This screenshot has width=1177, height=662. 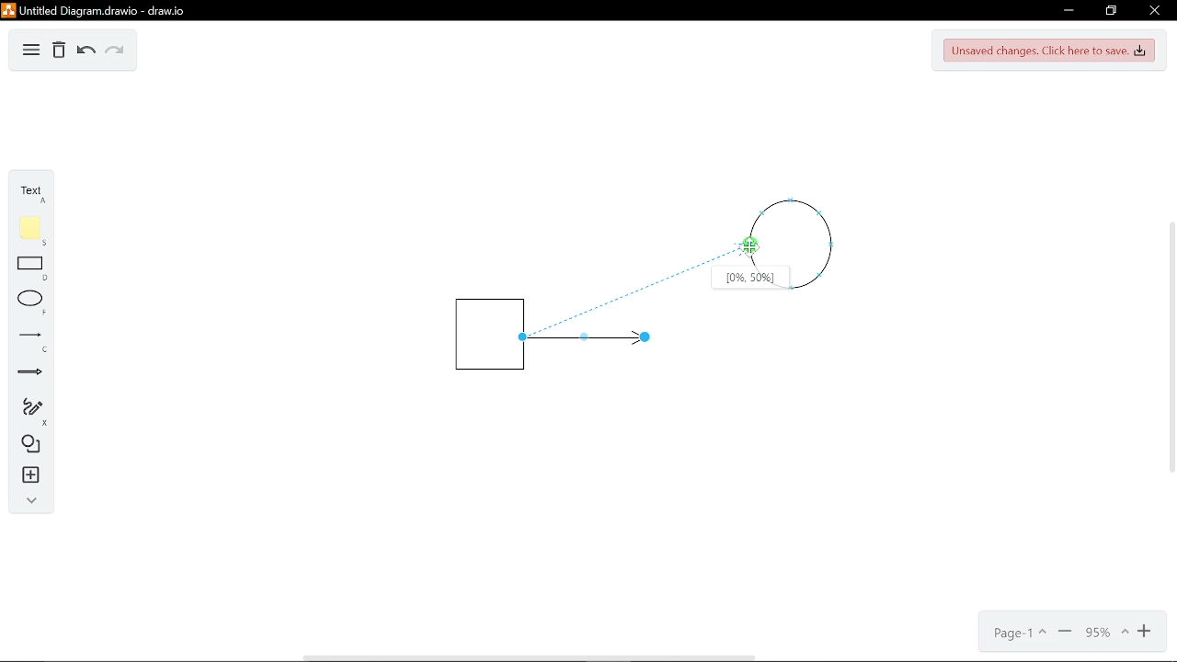 I want to click on Line arrow insterted, so click(x=591, y=345).